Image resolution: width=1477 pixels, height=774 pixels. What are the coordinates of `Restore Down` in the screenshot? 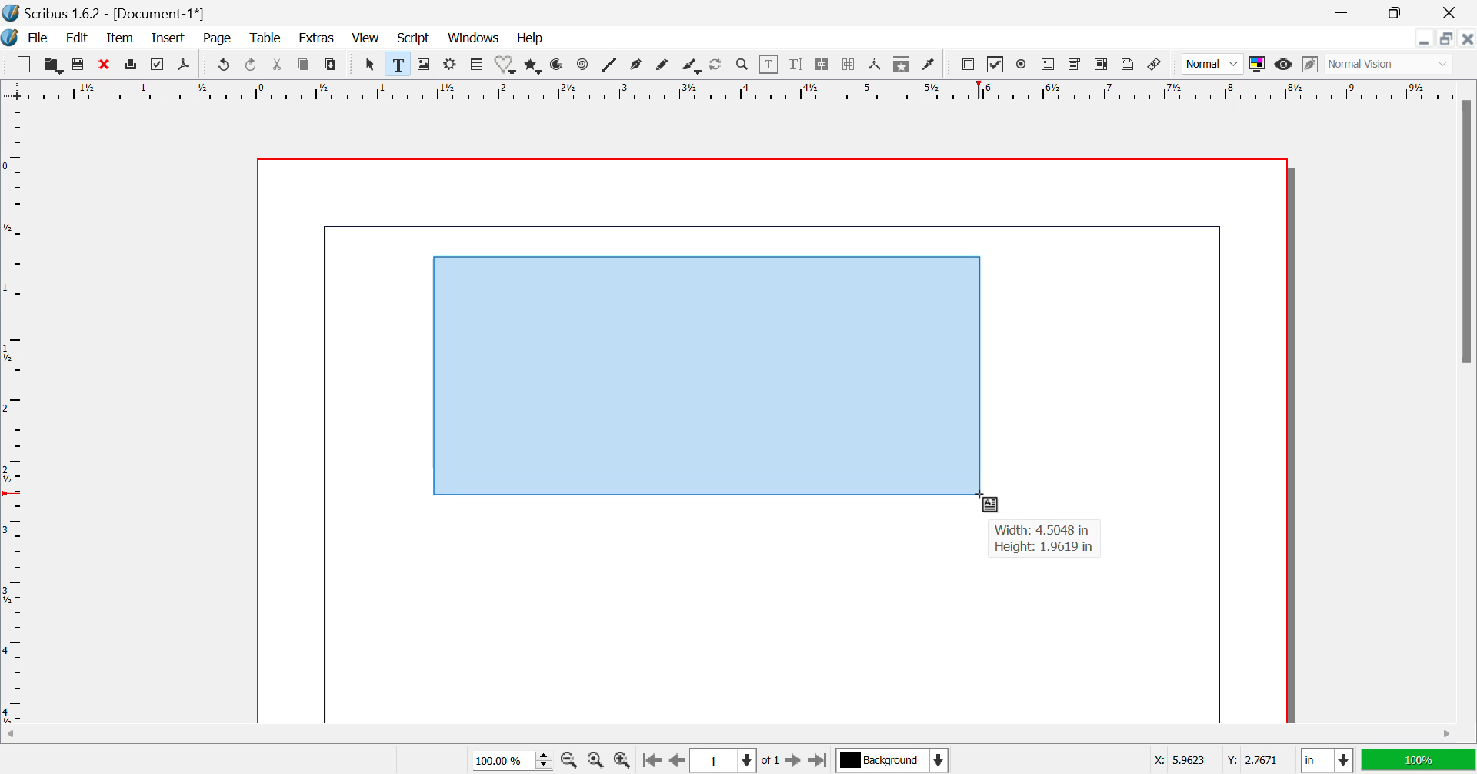 It's located at (1426, 39).